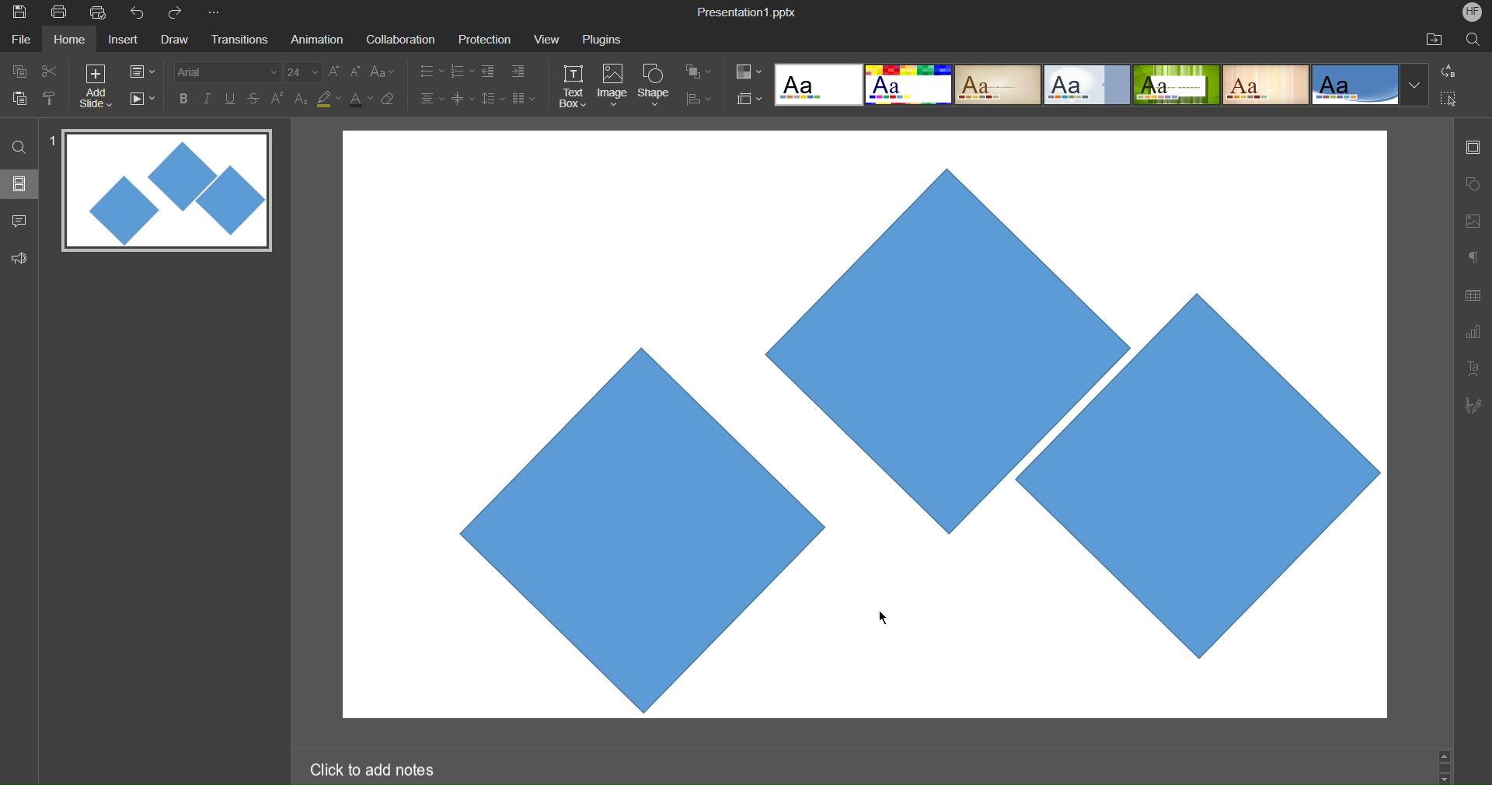 This screenshot has height=785, width=1492. Describe the element at coordinates (121, 40) in the screenshot. I see `Insert` at that location.